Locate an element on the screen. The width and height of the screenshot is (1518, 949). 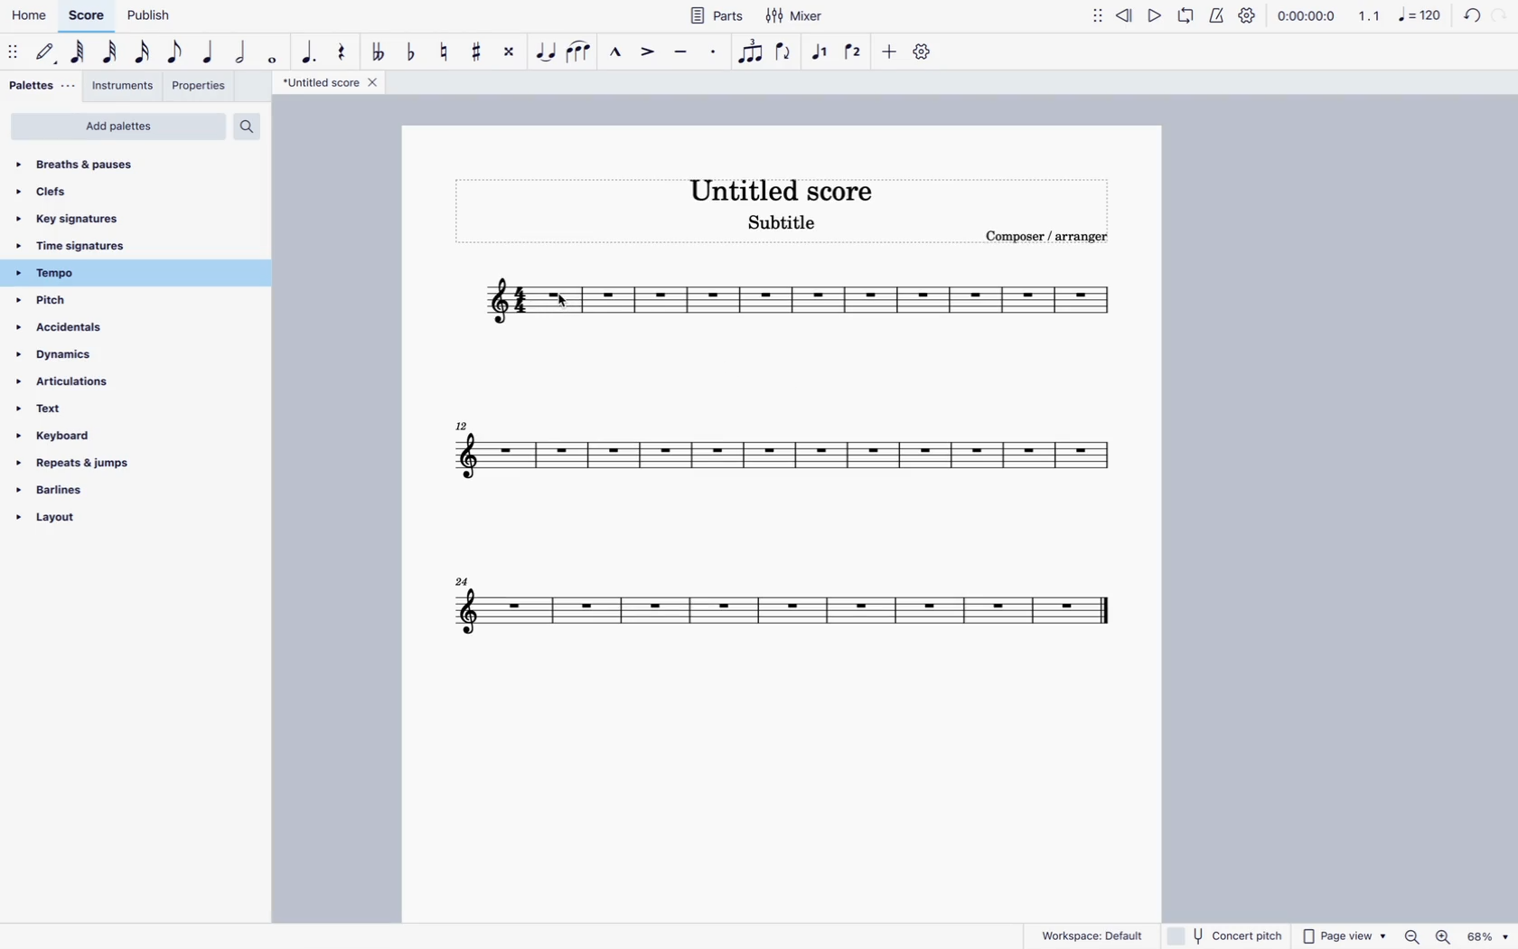
full note is located at coordinates (274, 53).